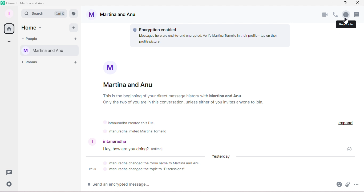 This screenshot has width=364, height=192. What do you see at coordinates (345, 22) in the screenshot?
I see `Pointer` at bounding box center [345, 22].